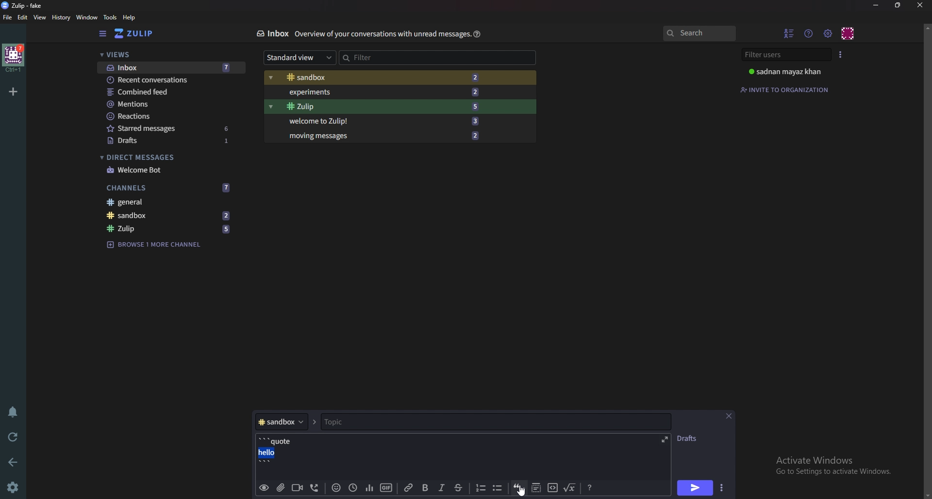  I want to click on Add file, so click(281, 486).